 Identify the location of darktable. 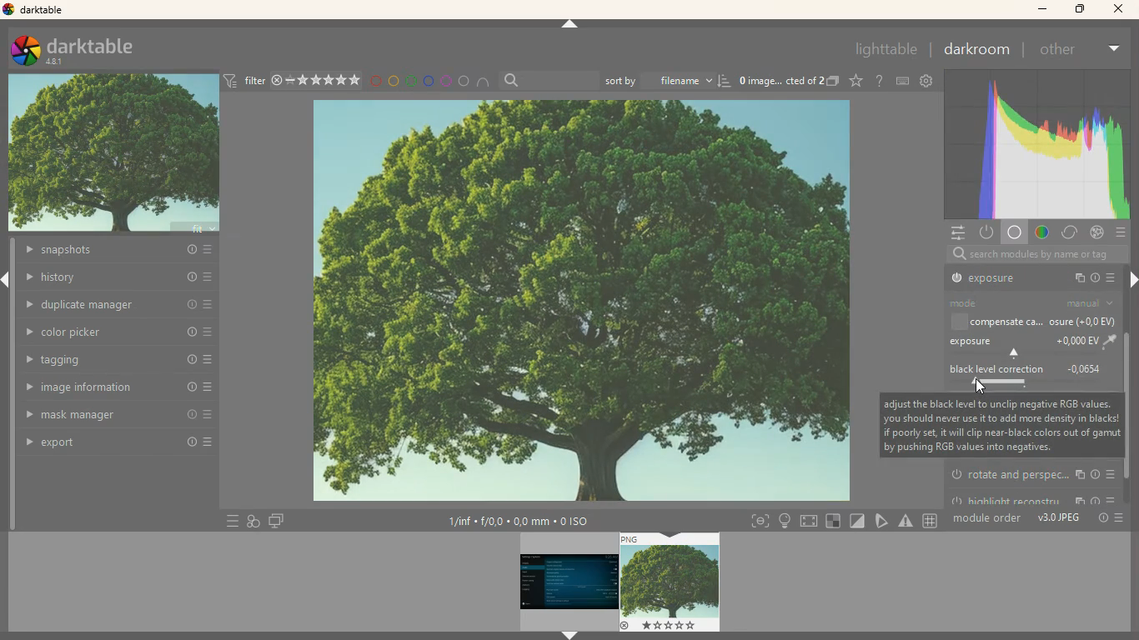
(82, 50).